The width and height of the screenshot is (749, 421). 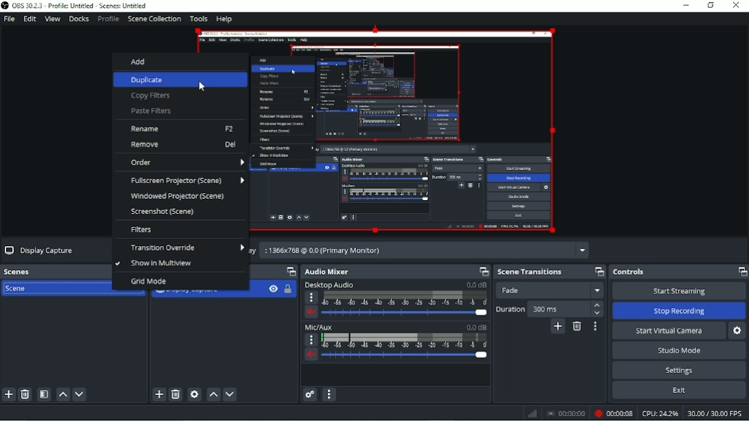 I want to click on Mic/Aux, so click(x=320, y=328).